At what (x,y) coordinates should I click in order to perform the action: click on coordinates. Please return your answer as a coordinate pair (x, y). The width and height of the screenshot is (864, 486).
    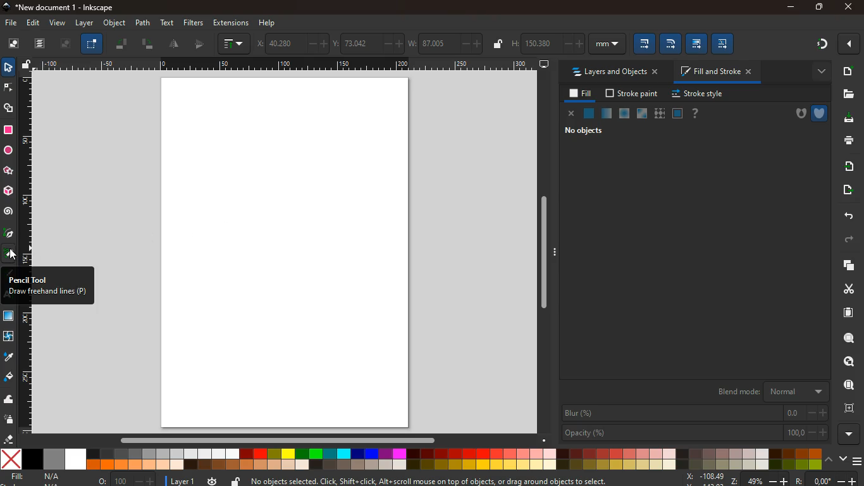
    Looking at the image, I should click on (368, 44).